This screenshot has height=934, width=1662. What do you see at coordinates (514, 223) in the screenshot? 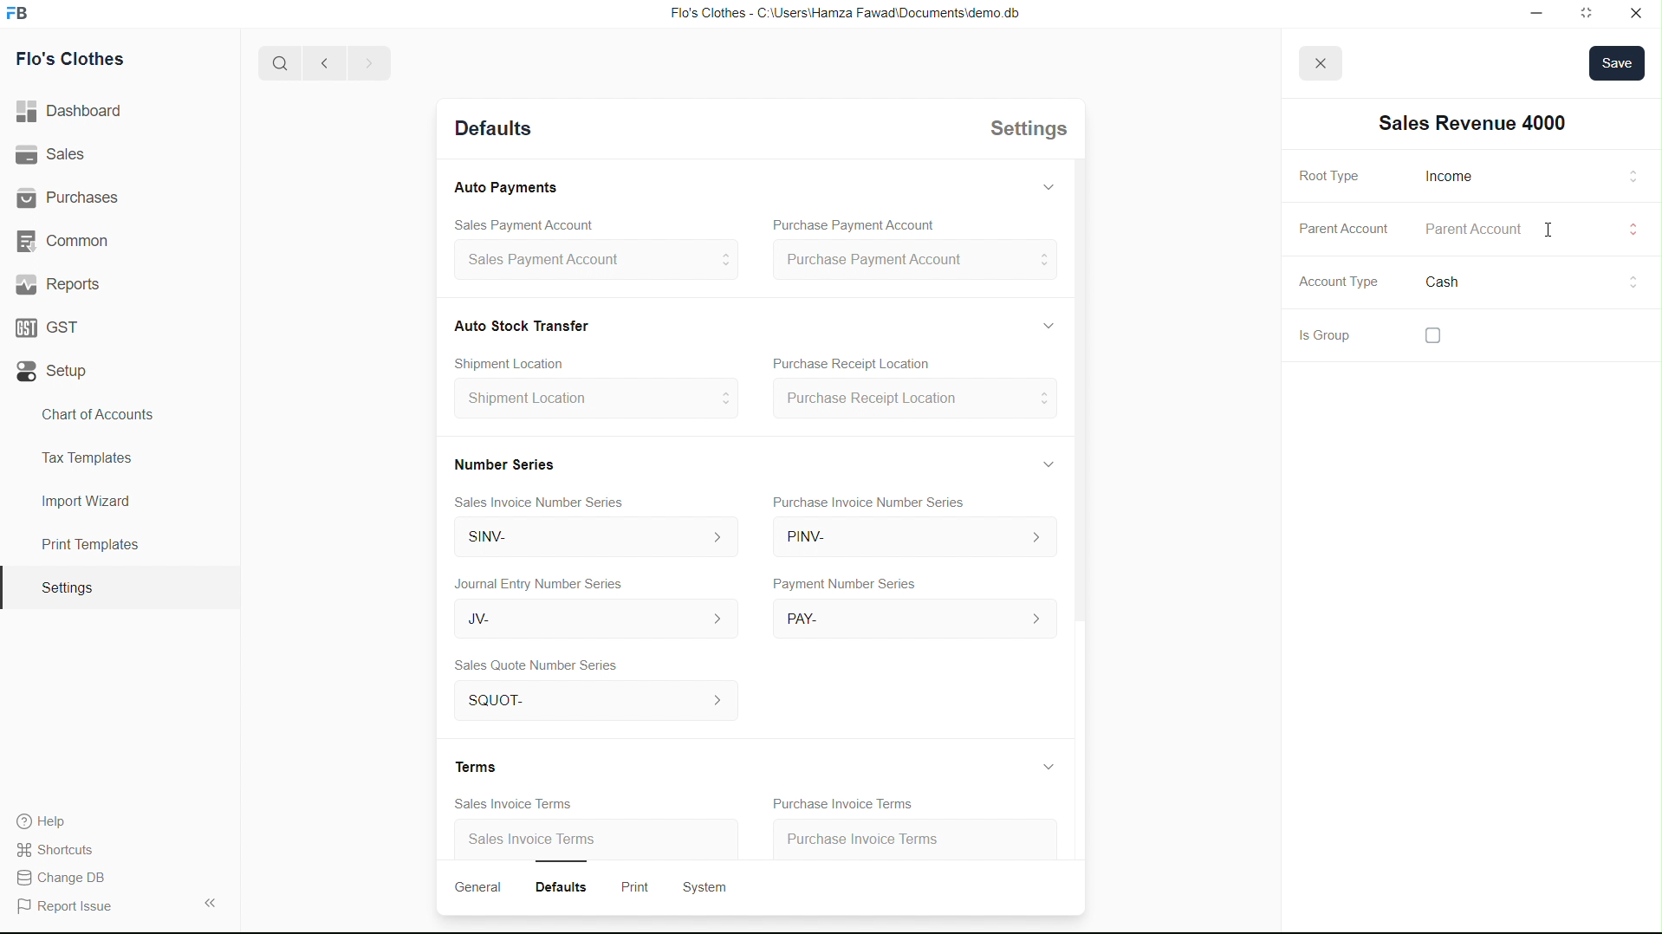
I see `Sales Payment Account` at bounding box center [514, 223].